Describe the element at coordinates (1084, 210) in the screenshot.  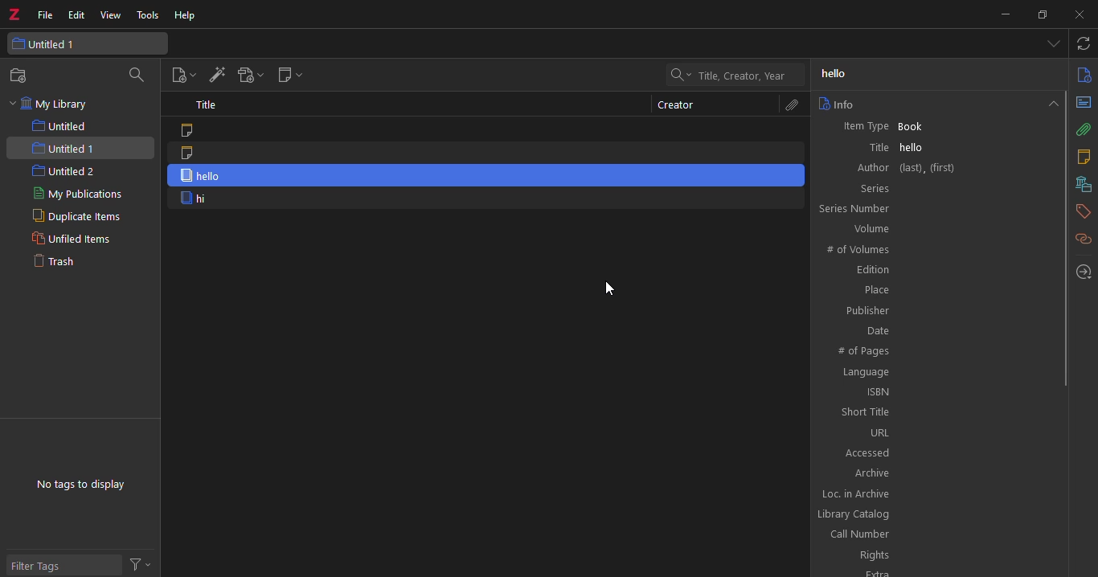
I see `tags` at that location.